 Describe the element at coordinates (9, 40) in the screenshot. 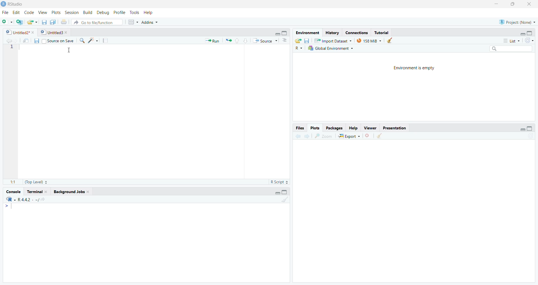

I see `forward/backward` at that location.